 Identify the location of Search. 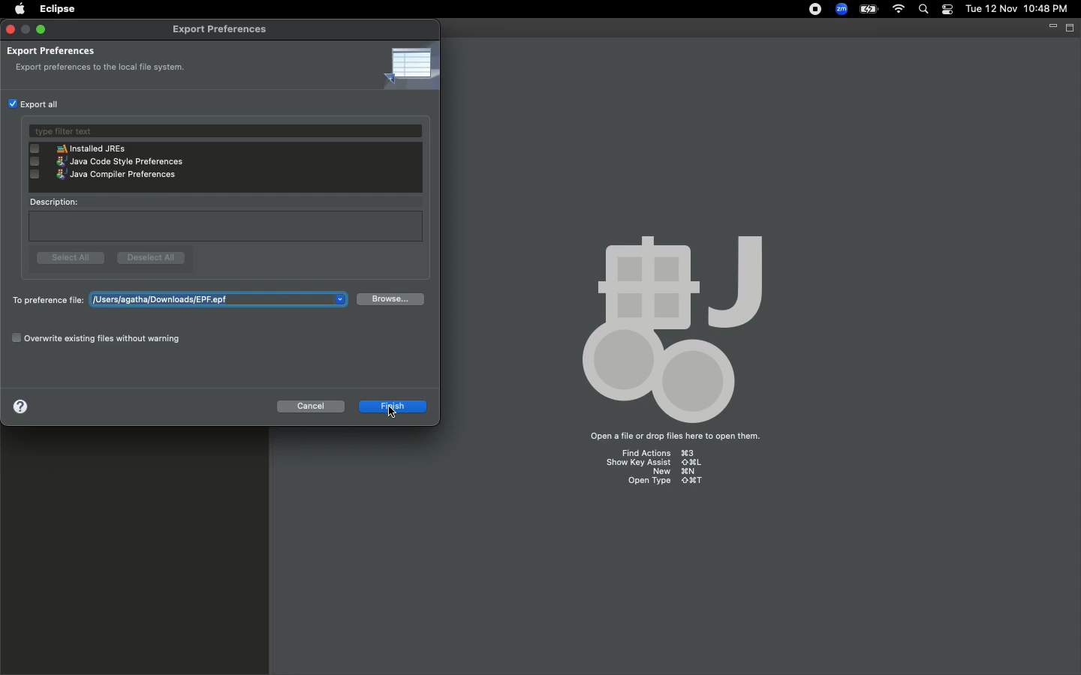
(923, 9).